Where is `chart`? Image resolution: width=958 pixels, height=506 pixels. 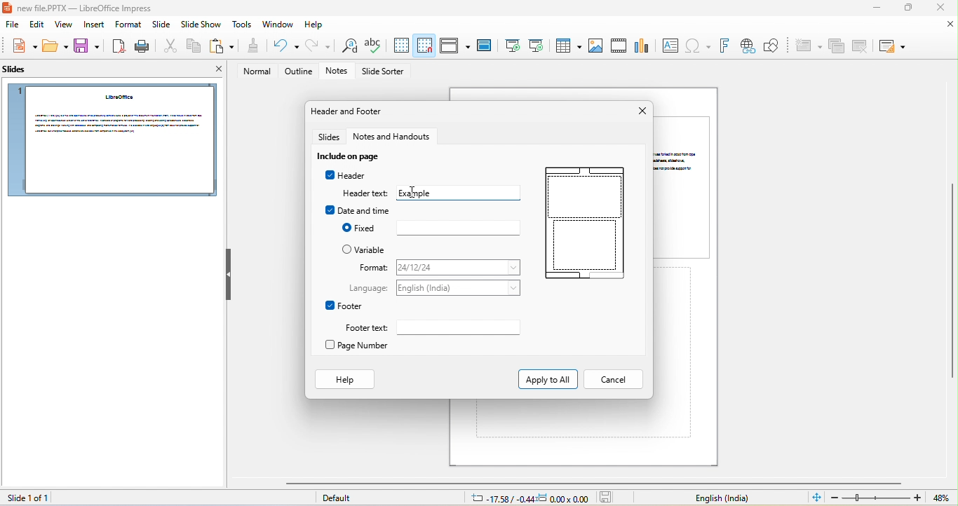 chart is located at coordinates (643, 44).